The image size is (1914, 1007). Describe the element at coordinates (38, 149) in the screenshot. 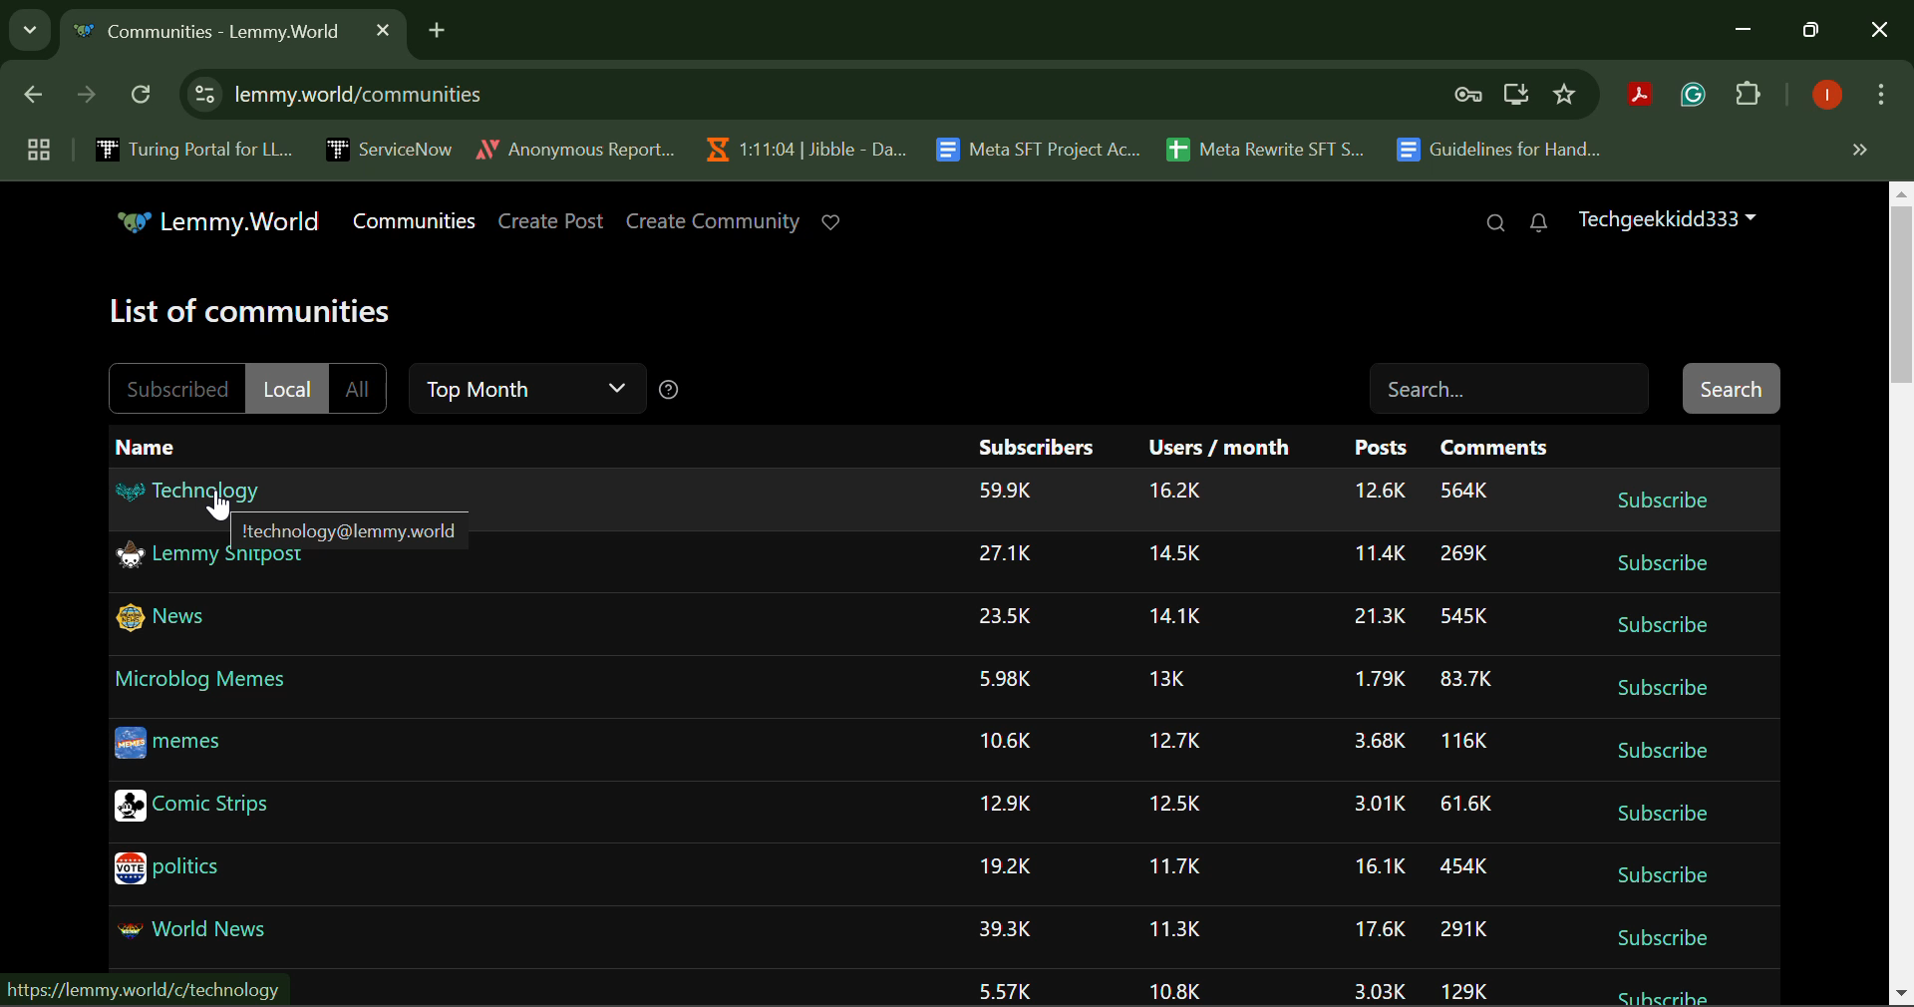

I see `Group Tabs` at that location.